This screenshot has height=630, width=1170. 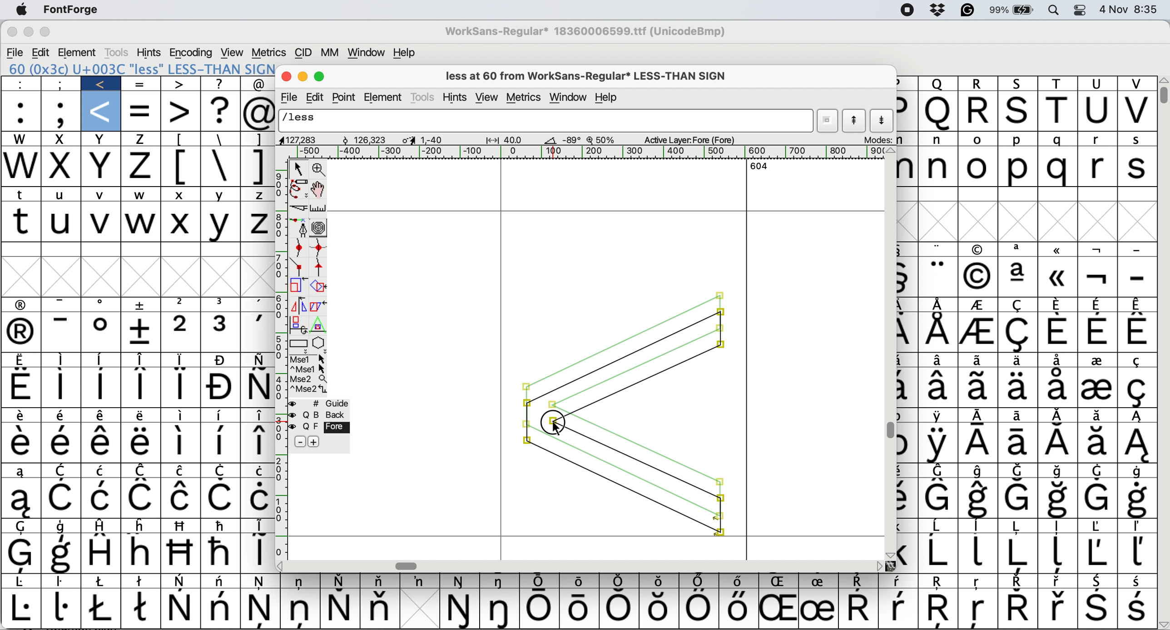 What do you see at coordinates (908, 169) in the screenshot?
I see `m` at bounding box center [908, 169].